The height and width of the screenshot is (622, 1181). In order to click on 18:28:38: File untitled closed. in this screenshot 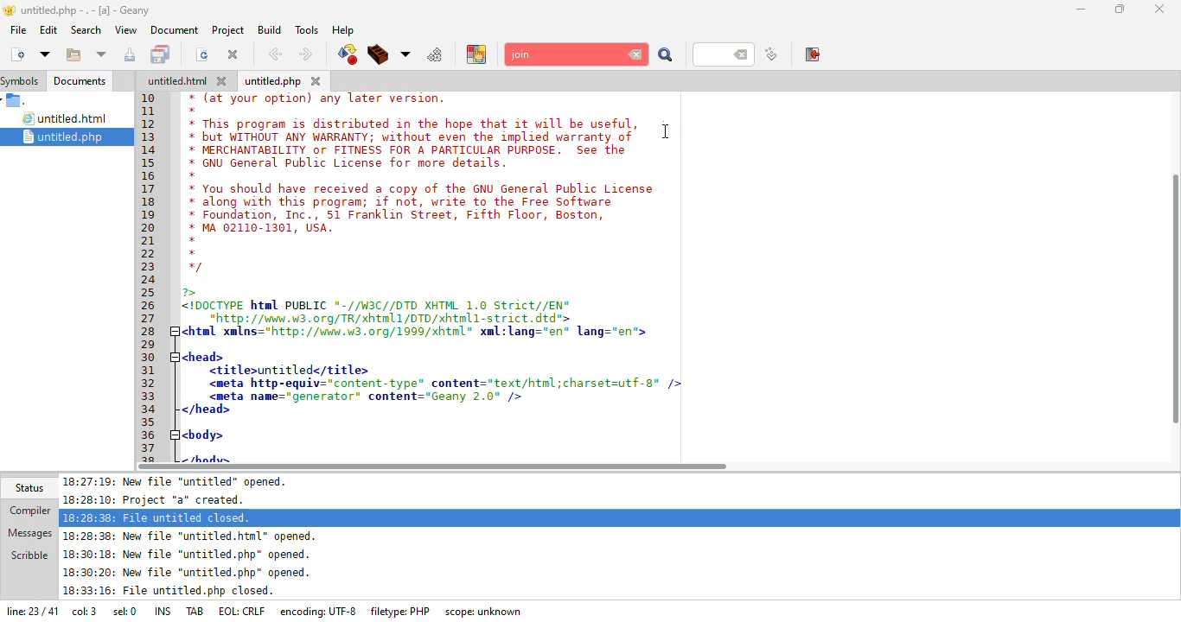, I will do `click(158, 517)`.